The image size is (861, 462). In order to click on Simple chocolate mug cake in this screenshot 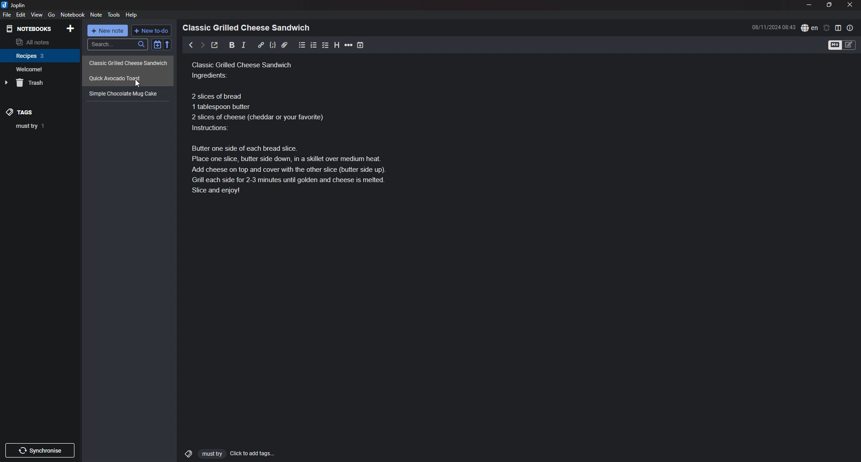, I will do `click(244, 85)`.